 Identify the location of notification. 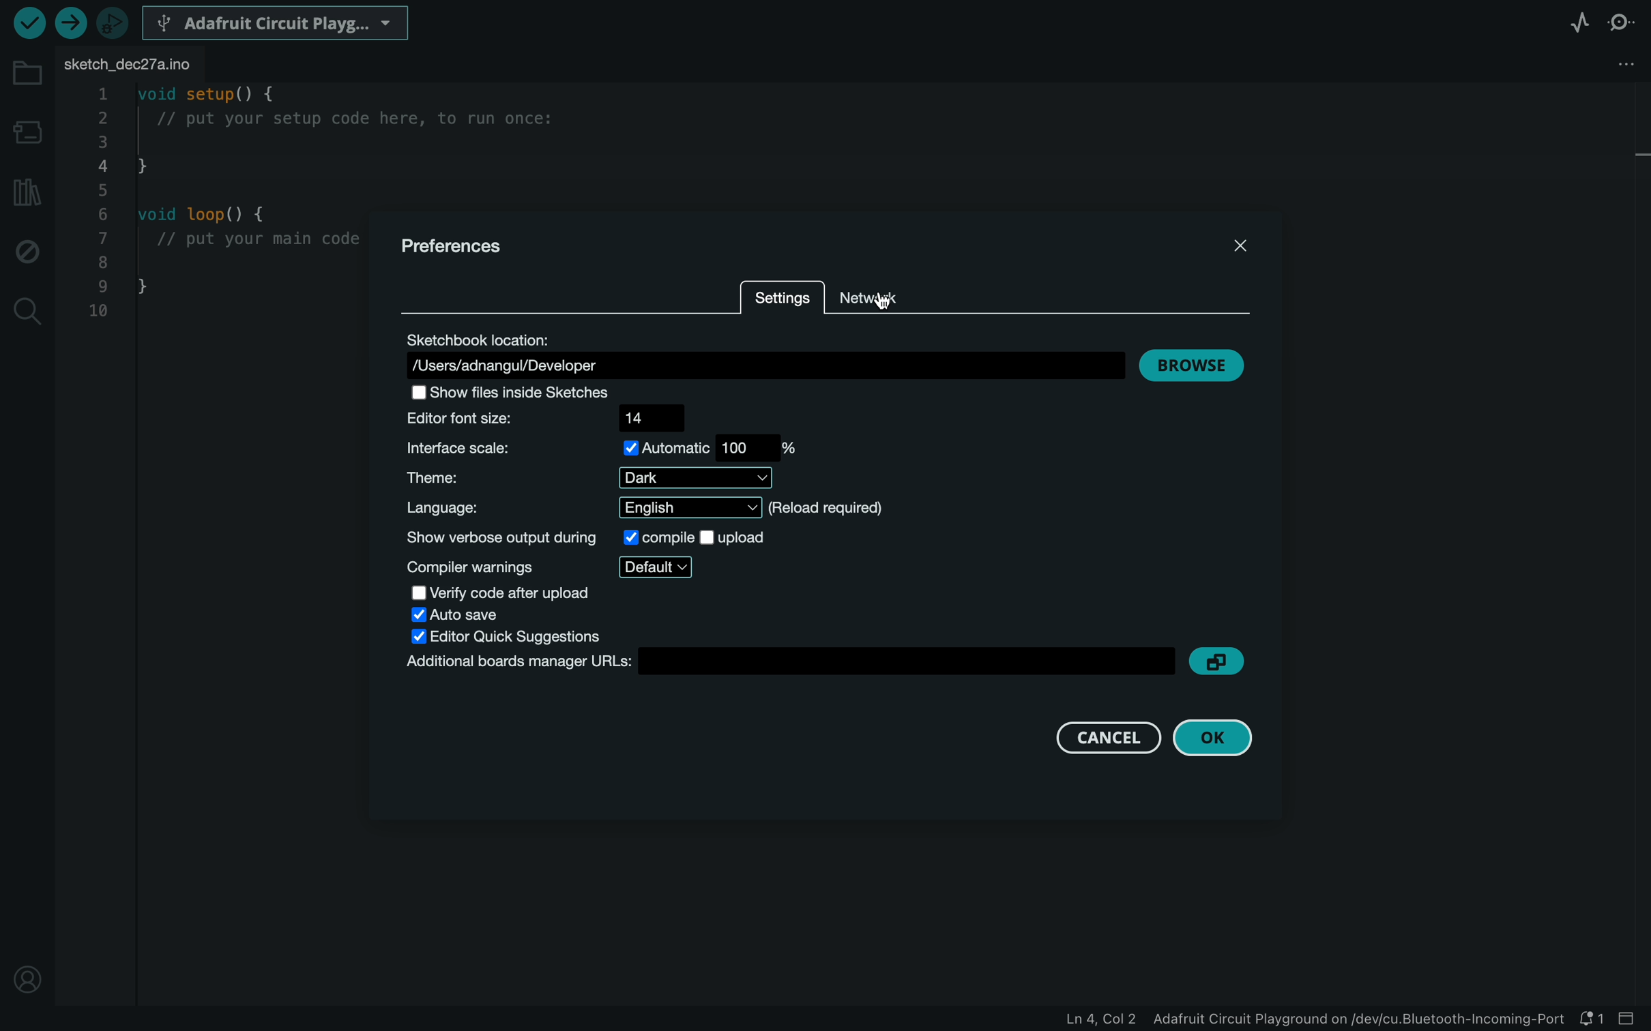
(1590, 1018).